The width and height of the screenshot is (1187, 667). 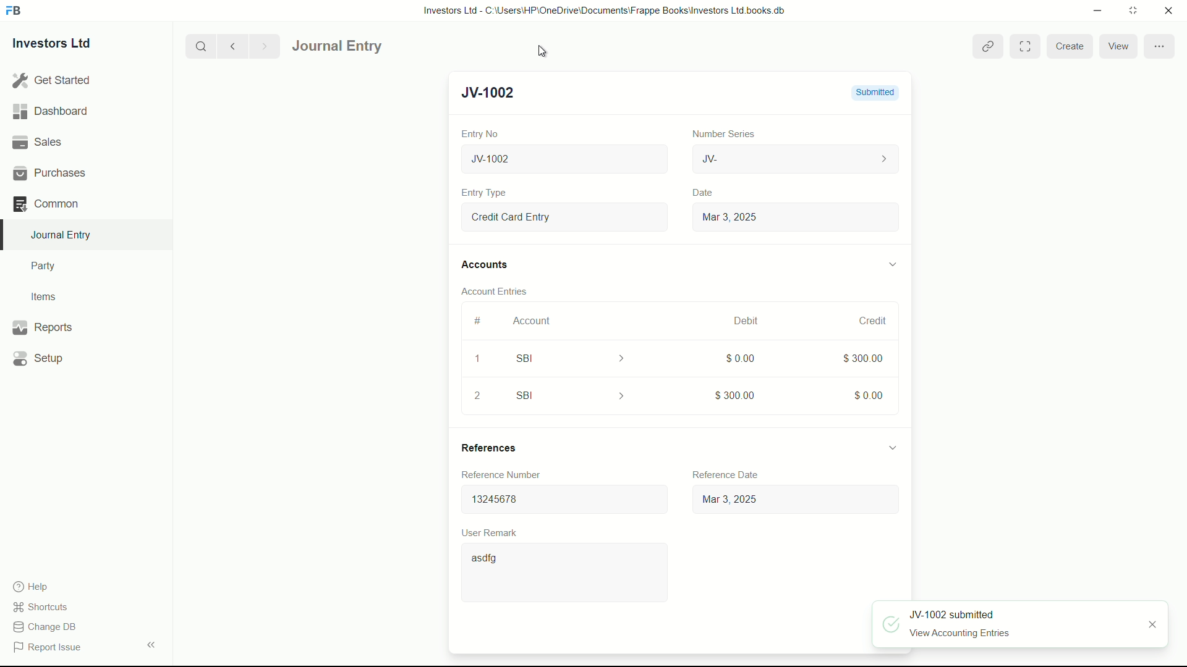 What do you see at coordinates (870, 393) in the screenshot?
I see `$0.00` at bounding box center [870, 393].